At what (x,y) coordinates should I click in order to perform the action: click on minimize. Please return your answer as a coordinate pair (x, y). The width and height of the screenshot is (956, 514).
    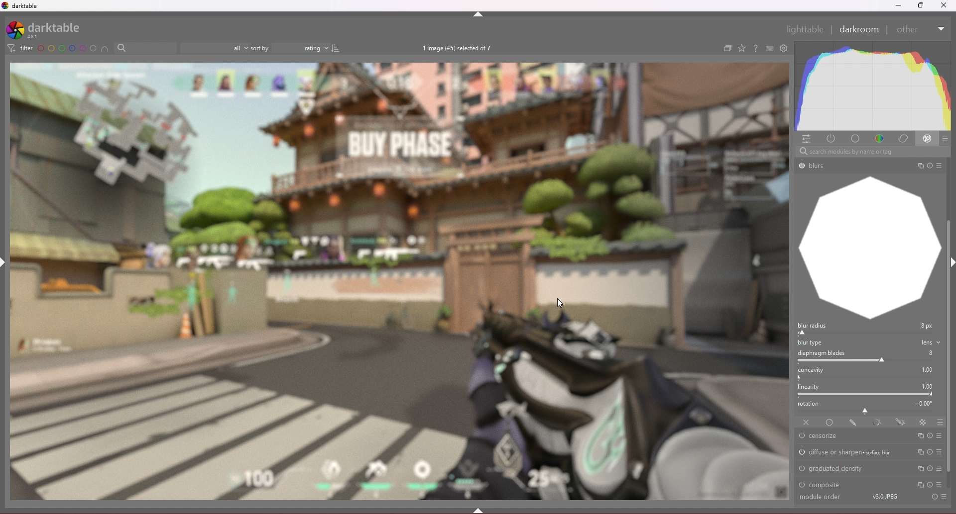
    Looking at the image, I should click on (898, 6).